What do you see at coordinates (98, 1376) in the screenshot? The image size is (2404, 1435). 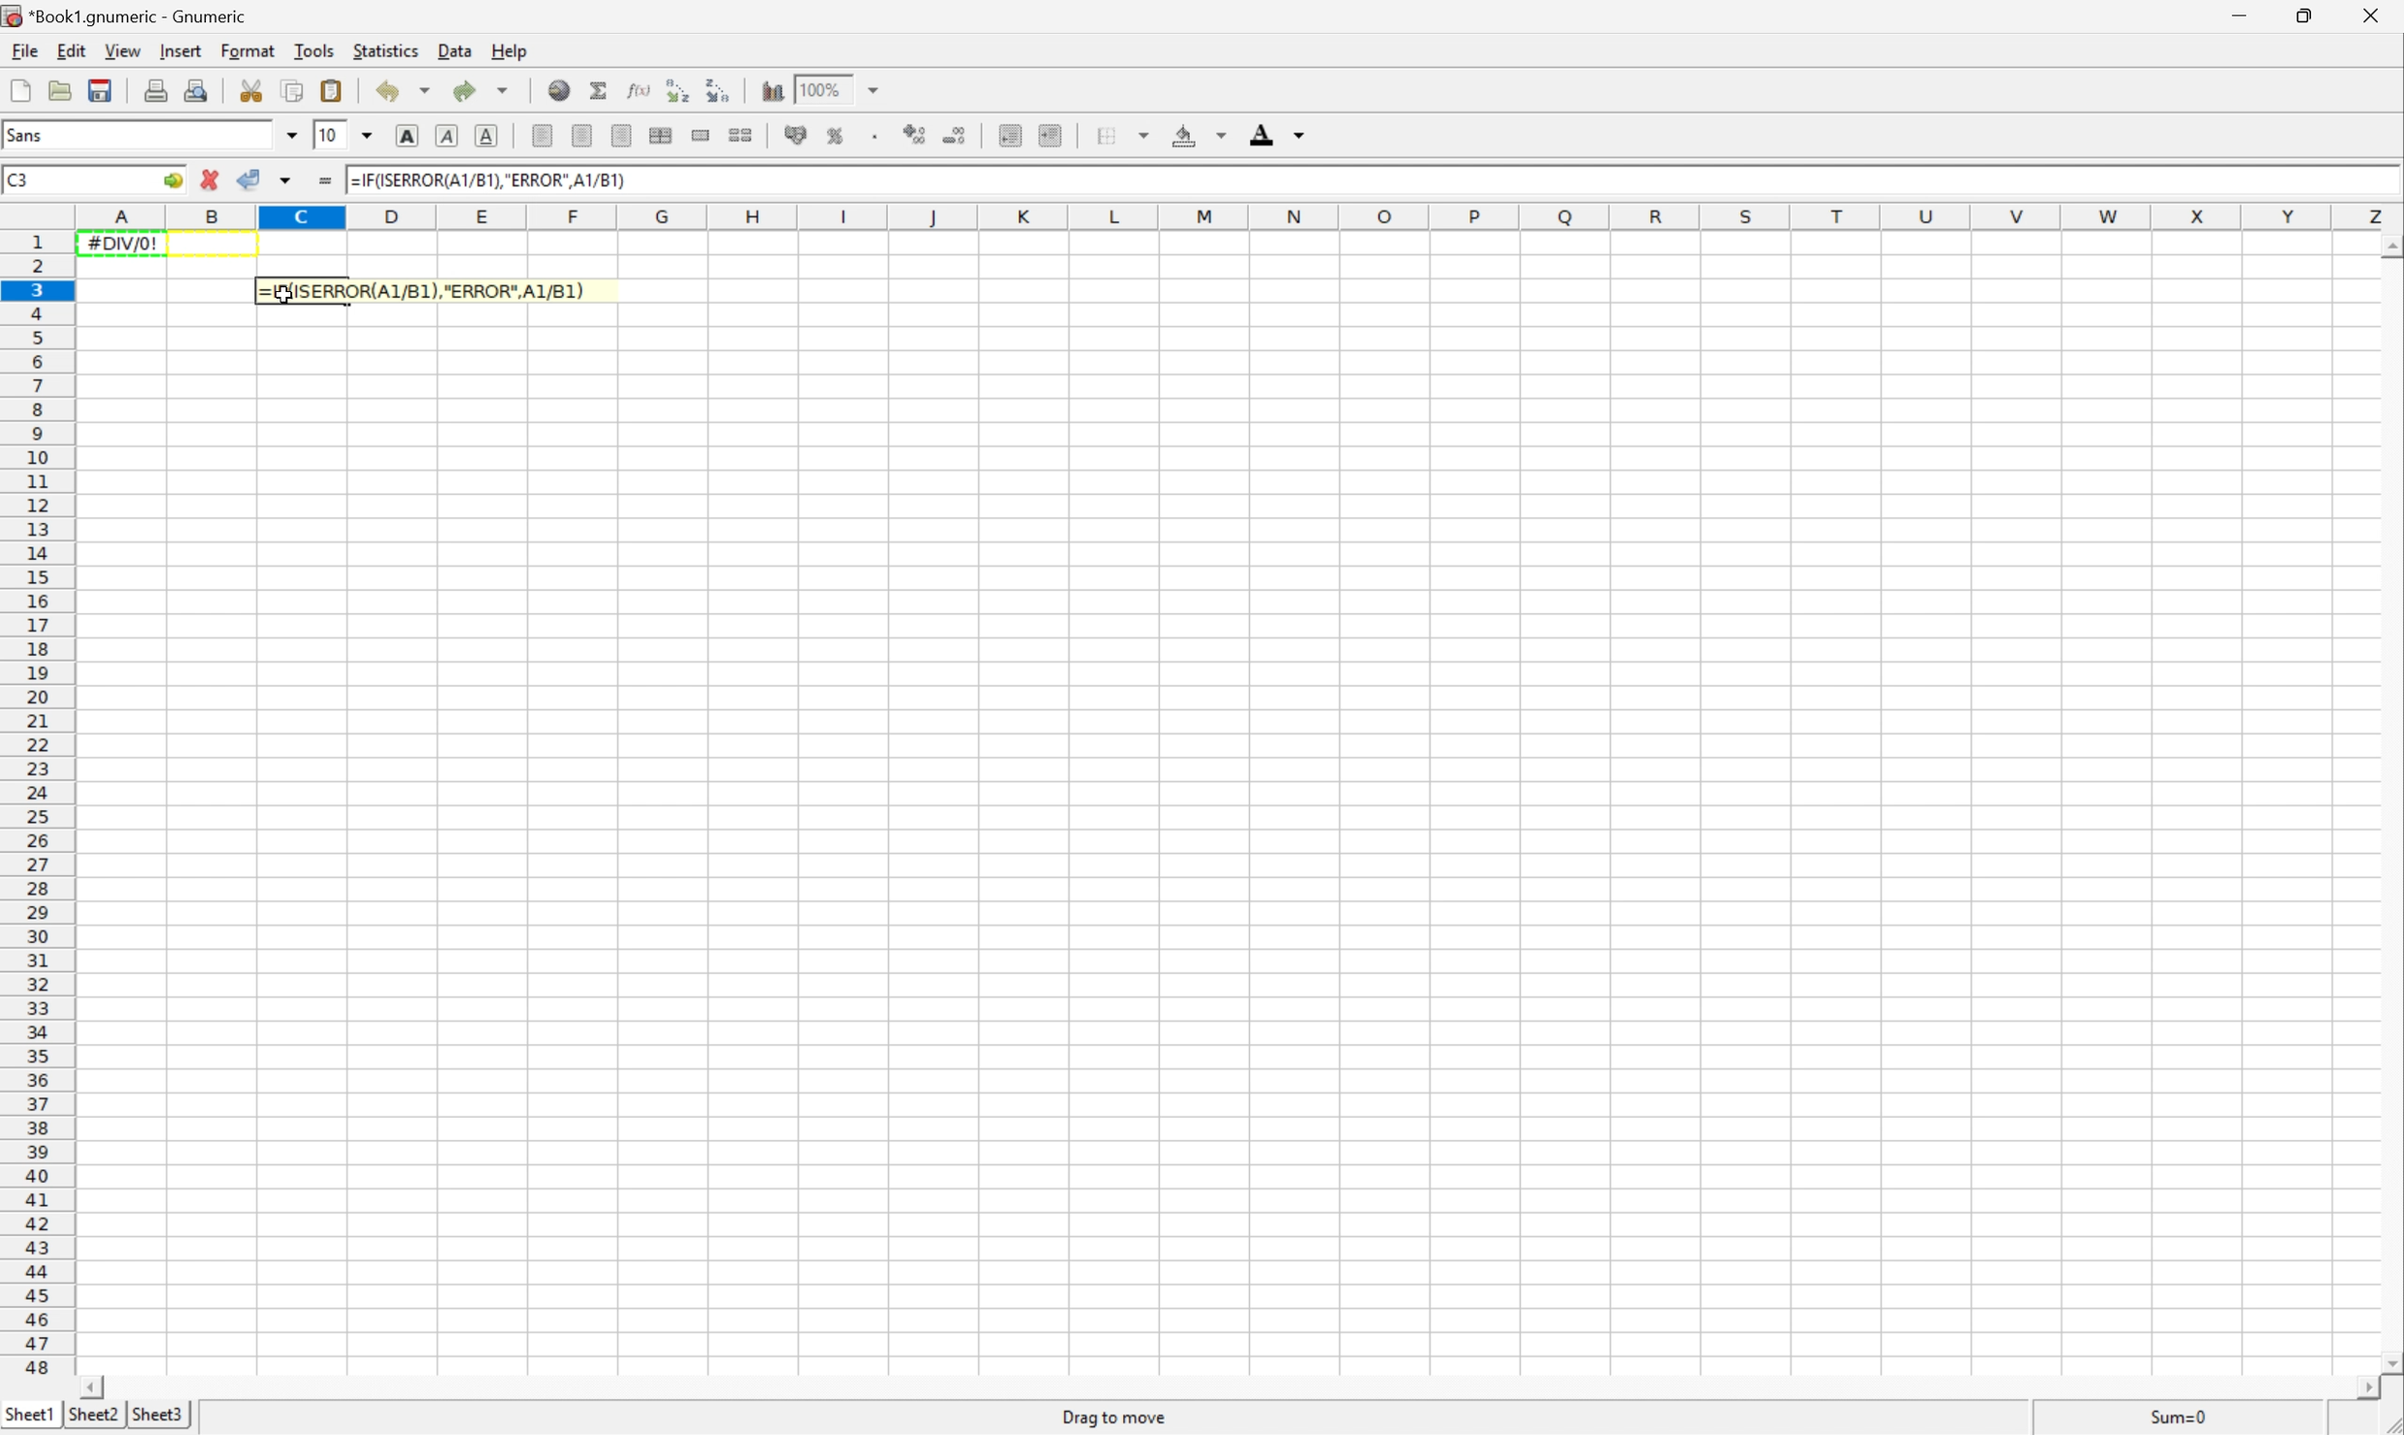 I see `Scroll left` at bounding box center [98, 1376].